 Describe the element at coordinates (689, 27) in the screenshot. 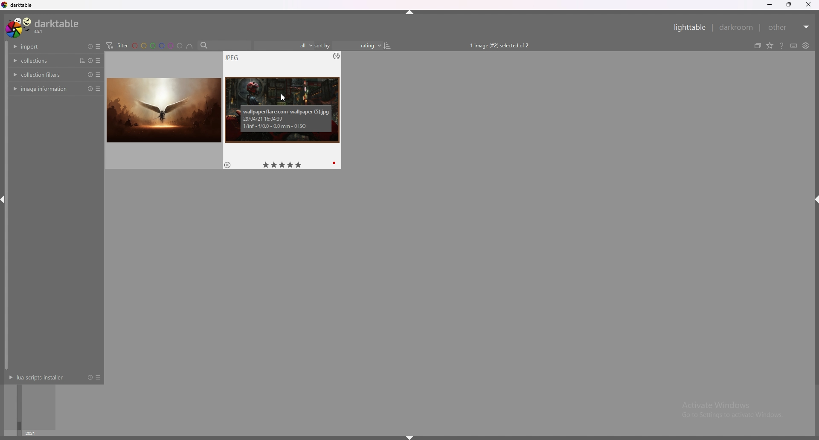

I see `lighttable` at that location.